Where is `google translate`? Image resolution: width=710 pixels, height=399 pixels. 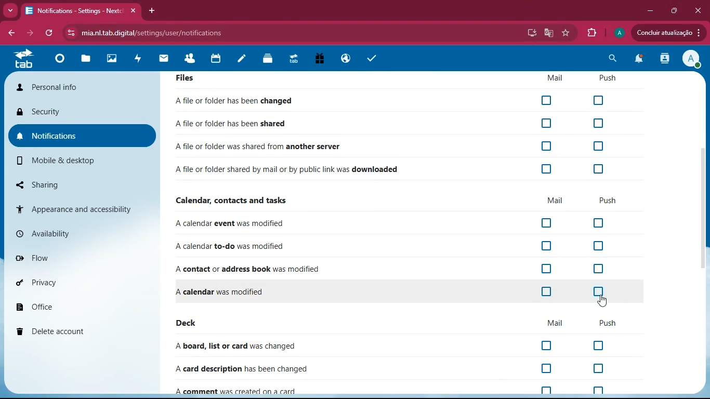 google translate is located at coordinates (548, 33).